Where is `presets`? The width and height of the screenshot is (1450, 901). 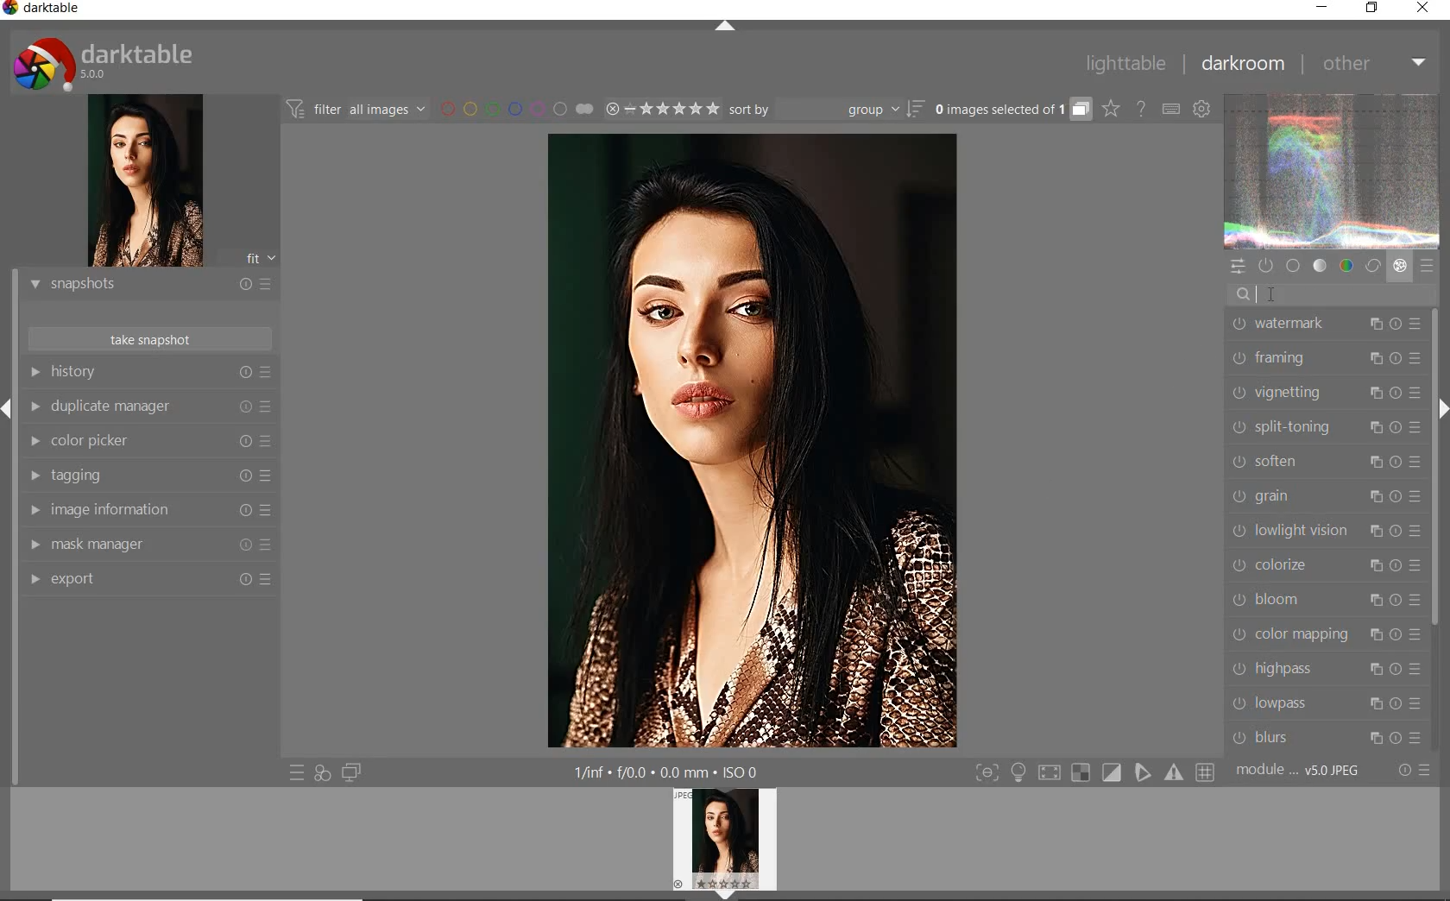 presets is located at coordinates (1428, 265).